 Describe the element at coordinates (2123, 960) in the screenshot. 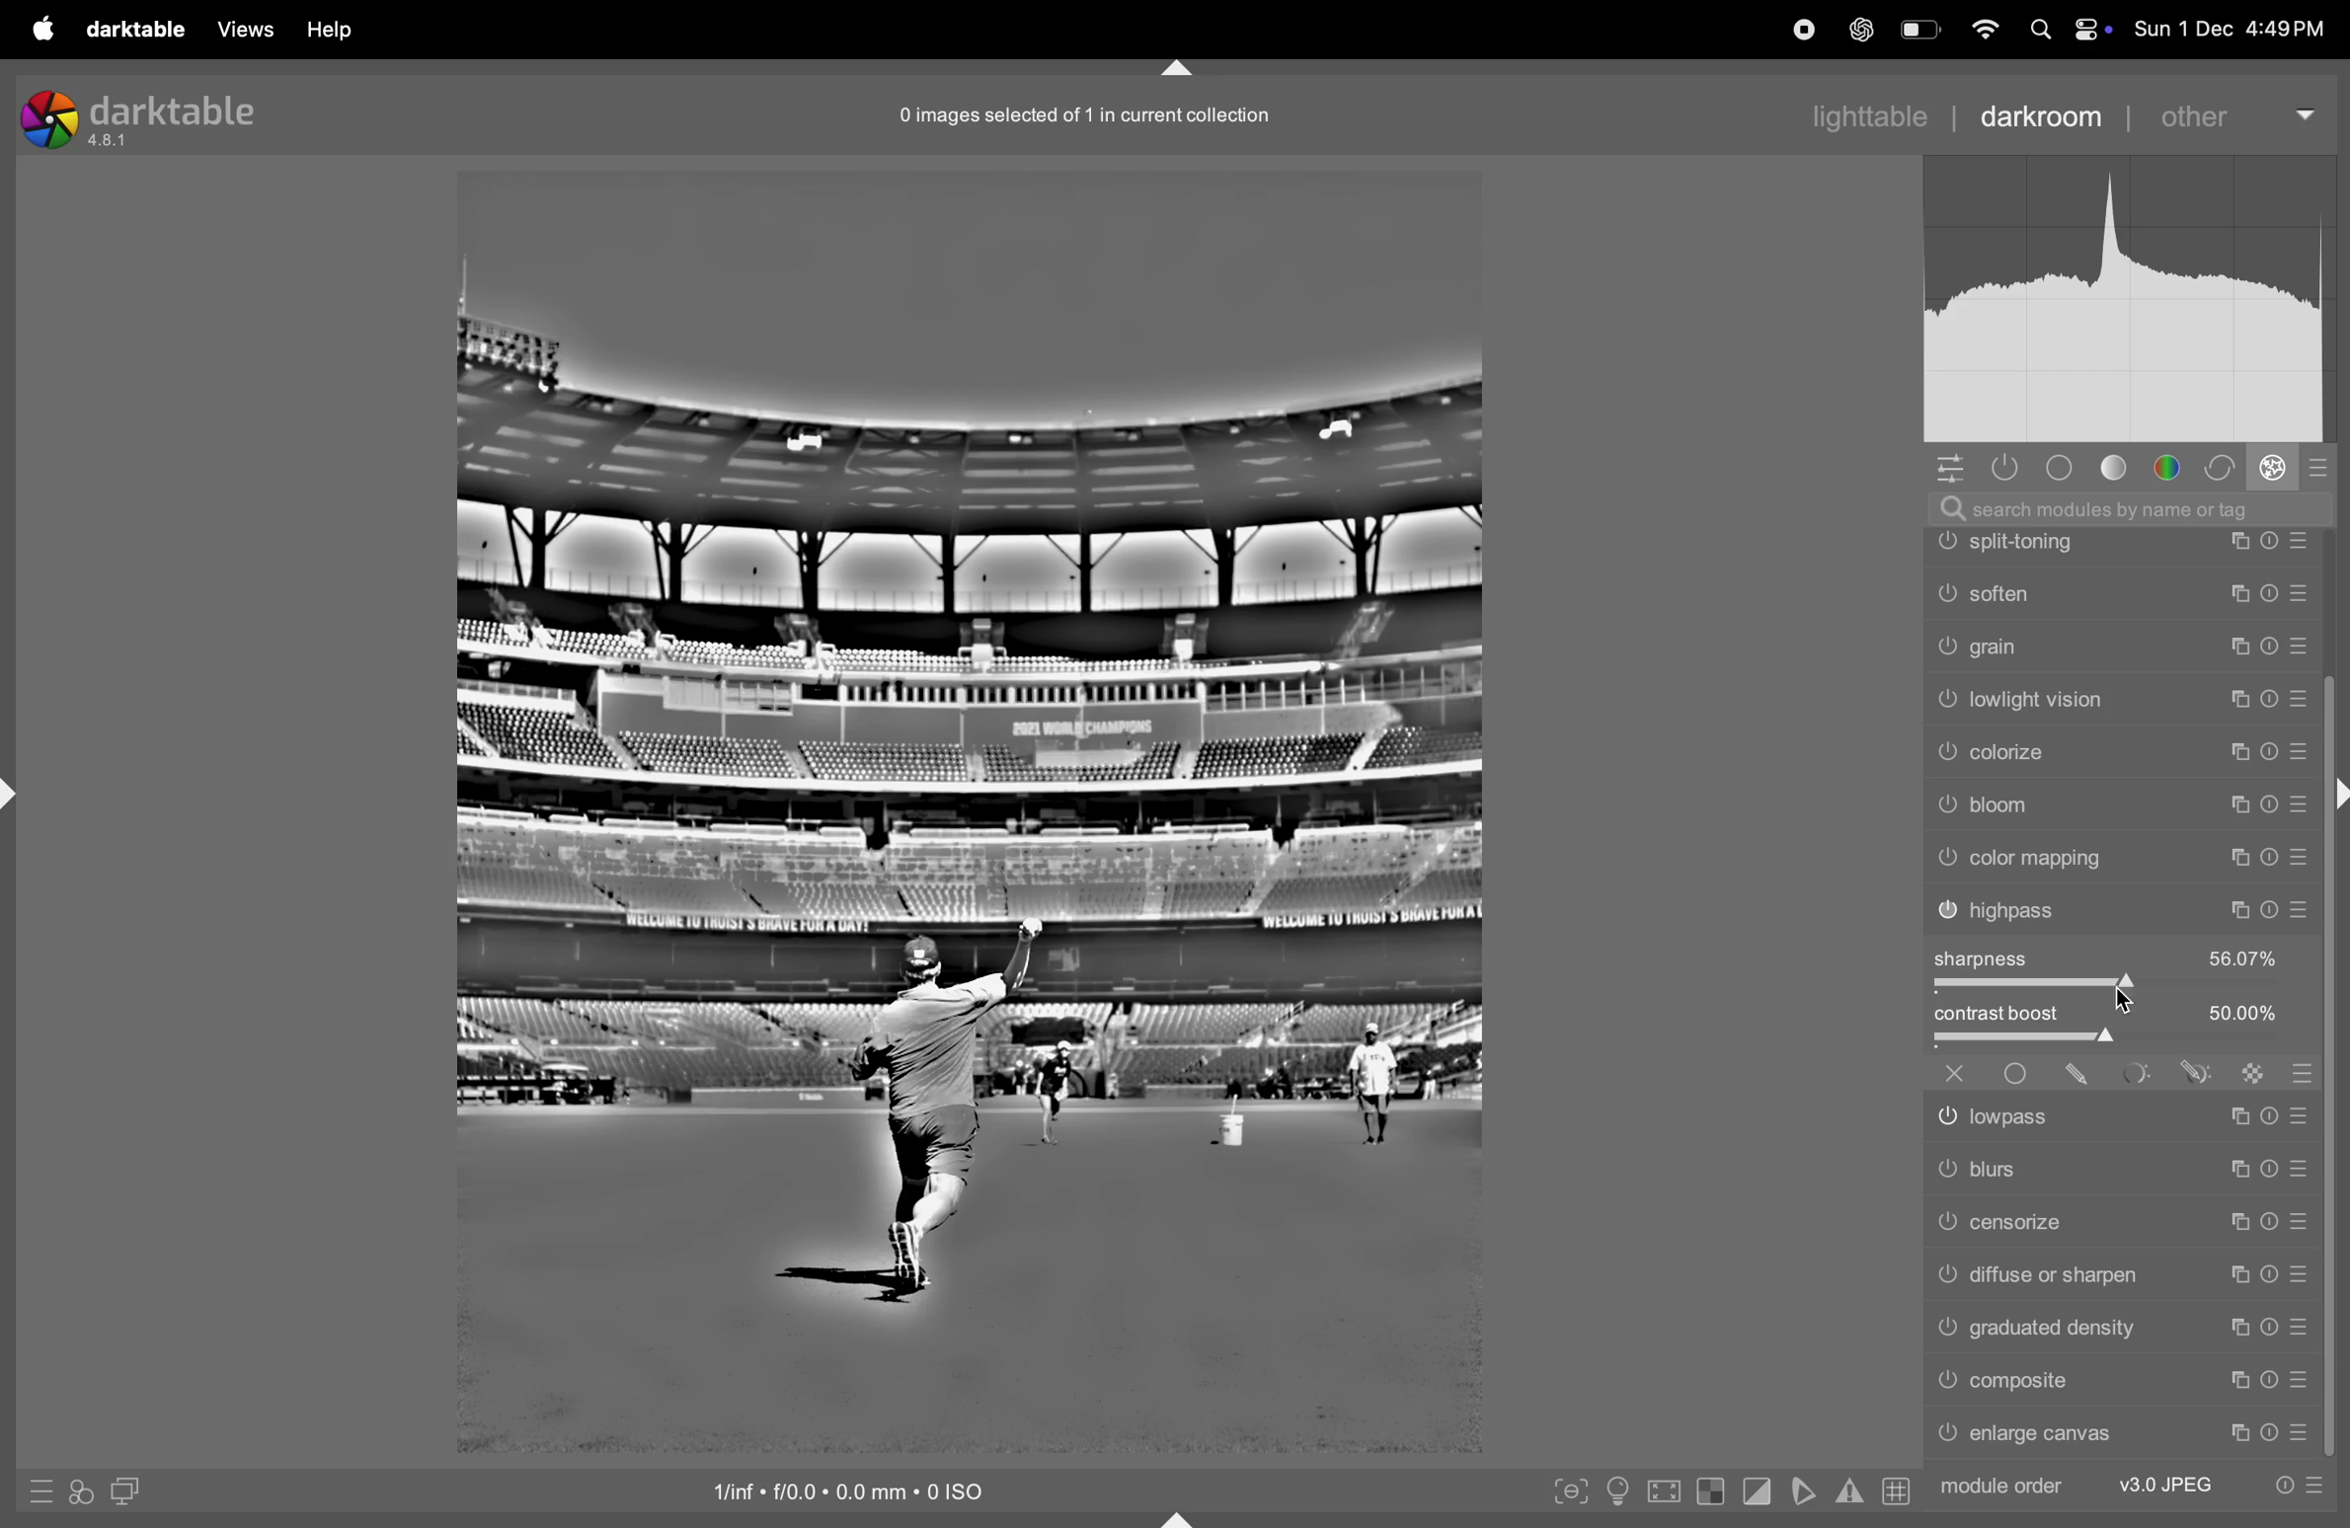

I see `bloom` at that location.